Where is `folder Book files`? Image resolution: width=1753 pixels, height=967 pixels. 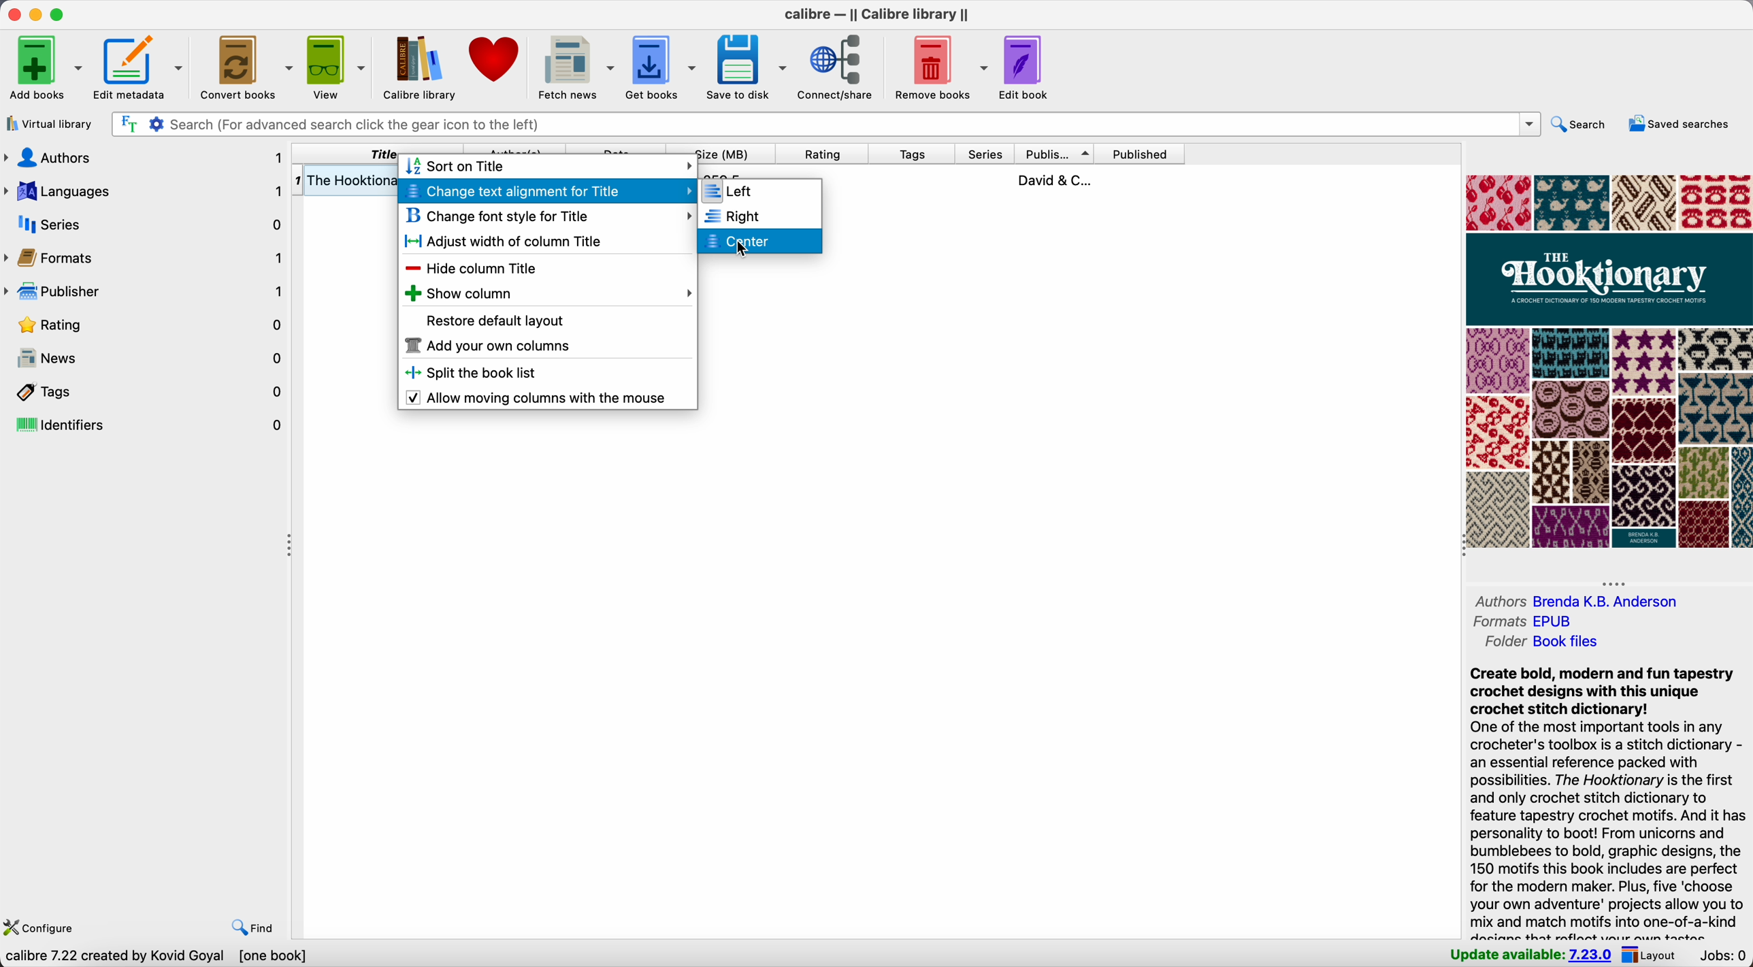
folder Book files is located at coordinates (1541, 642).